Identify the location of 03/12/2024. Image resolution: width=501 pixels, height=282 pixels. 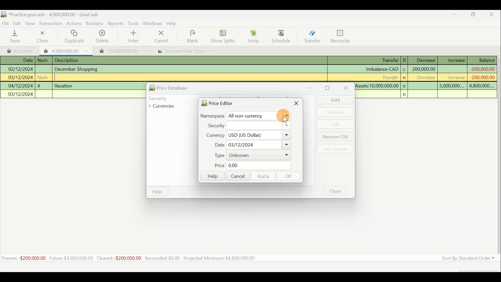
(21, 95).